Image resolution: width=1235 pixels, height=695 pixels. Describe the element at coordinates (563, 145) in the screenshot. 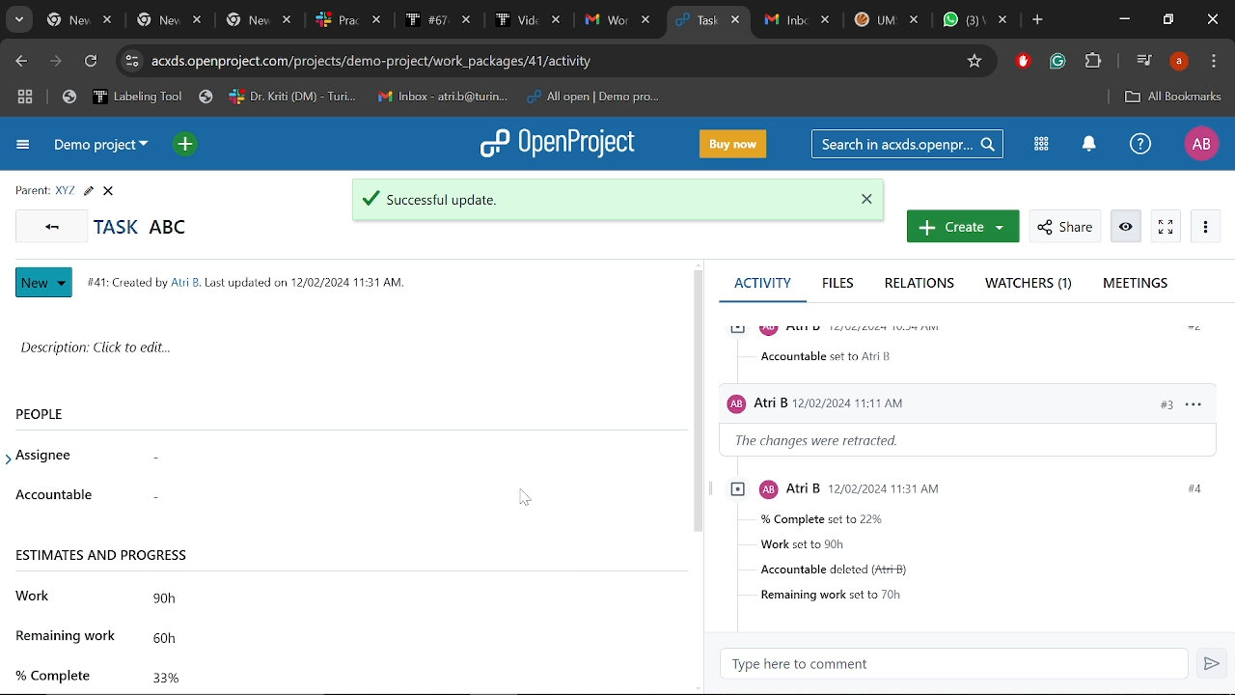

I see `Open project logo` at that location.